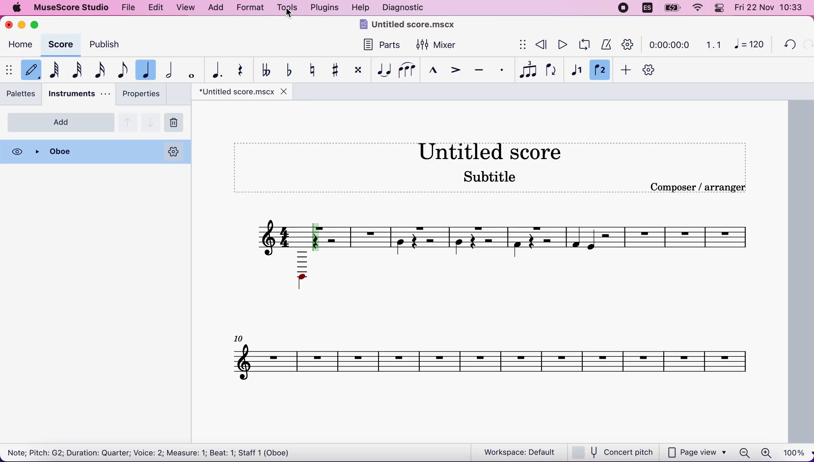 The width and height of the screenshot is (814, 462). Describe the element at coordinates (218, 8) in the screenshot. I see `add` at that location.